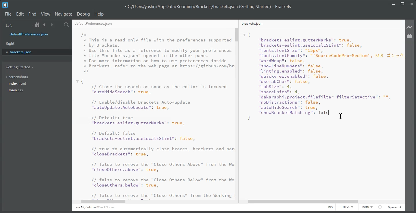 This screenshot has width=416, height=213. What do you see at coordinates (393, 3) in the screenshot?
I see `Minimize` at bounding box center [393, 3].